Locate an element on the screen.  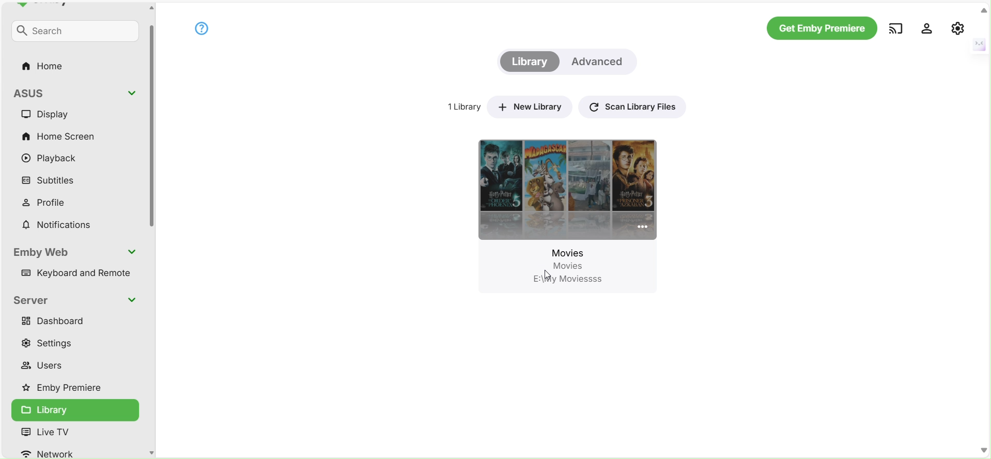
Collapse Section is located at coordinates (131, 301).